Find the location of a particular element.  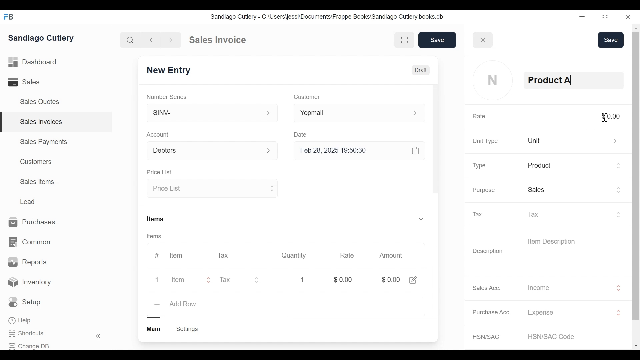

Customers is located at coordinates (34, 162).